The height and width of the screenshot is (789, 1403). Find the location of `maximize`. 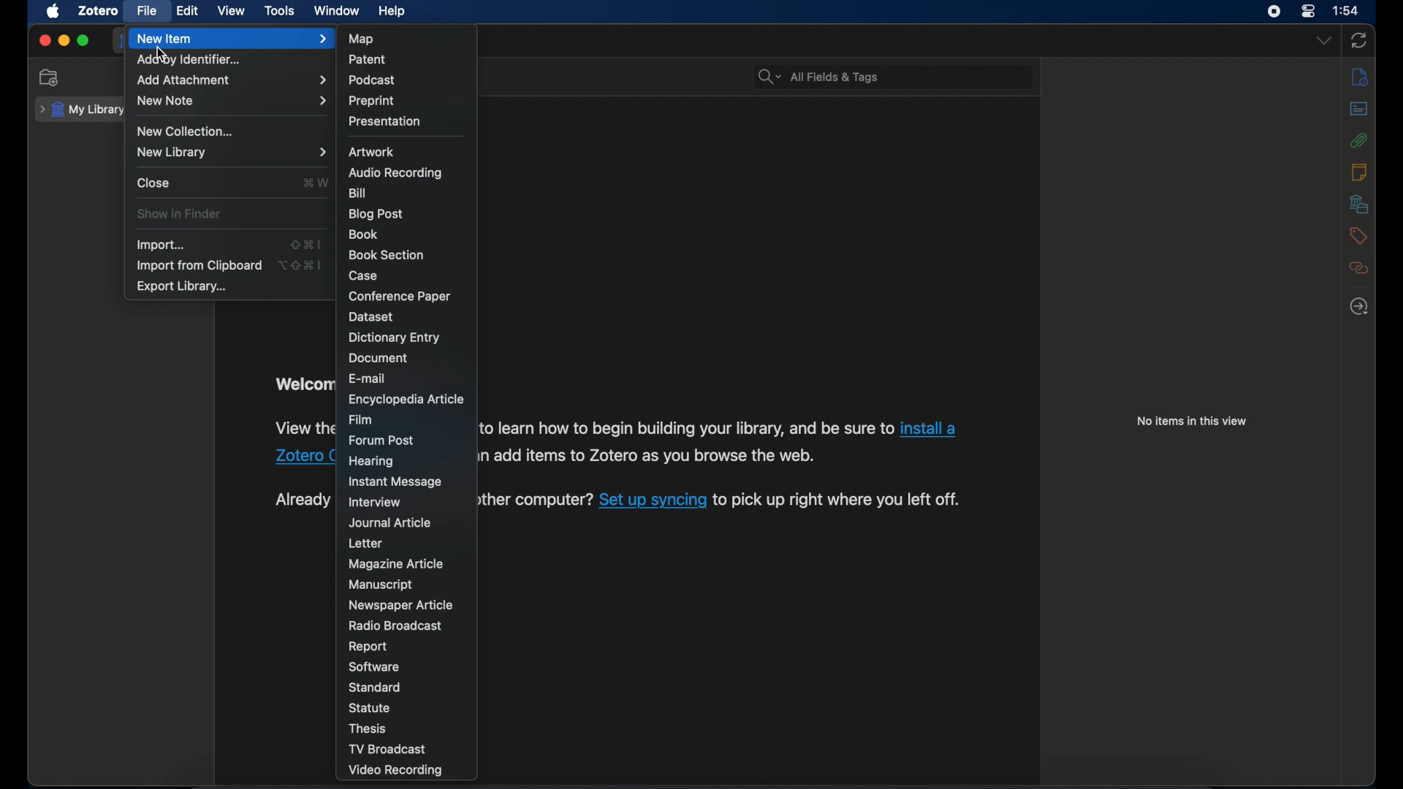

maximize is located at coordinates (83, 41).